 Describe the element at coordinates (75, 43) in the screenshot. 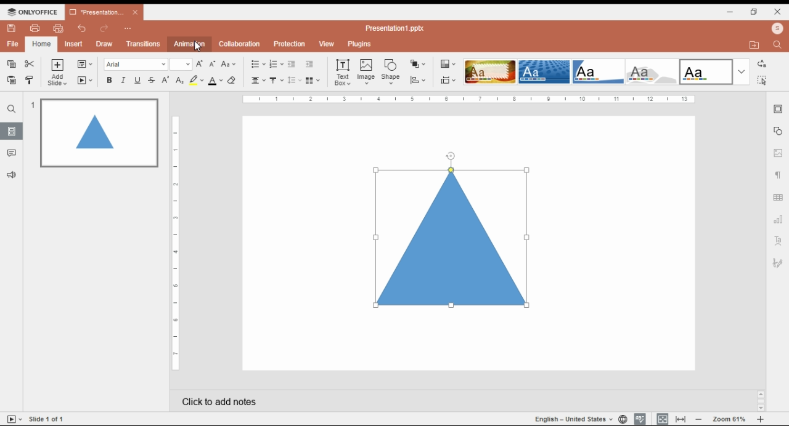

I see `insert` at that location.